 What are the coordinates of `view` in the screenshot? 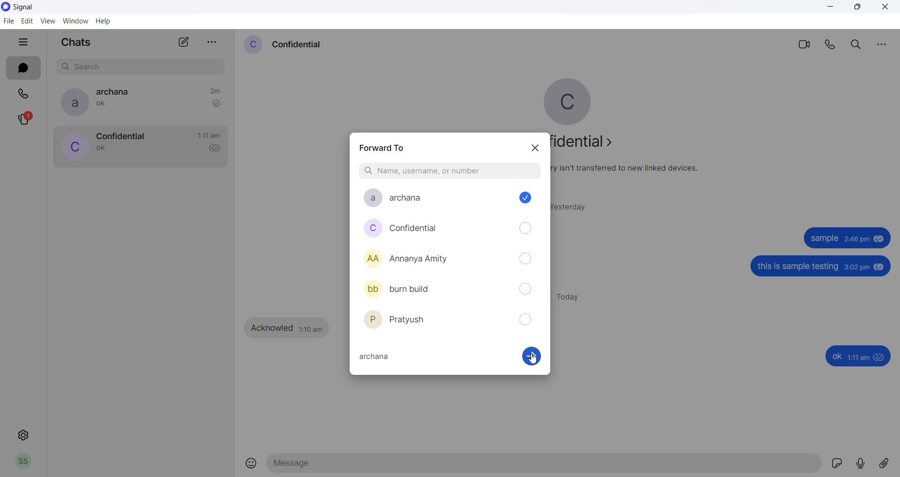 It's located at (49, 22).